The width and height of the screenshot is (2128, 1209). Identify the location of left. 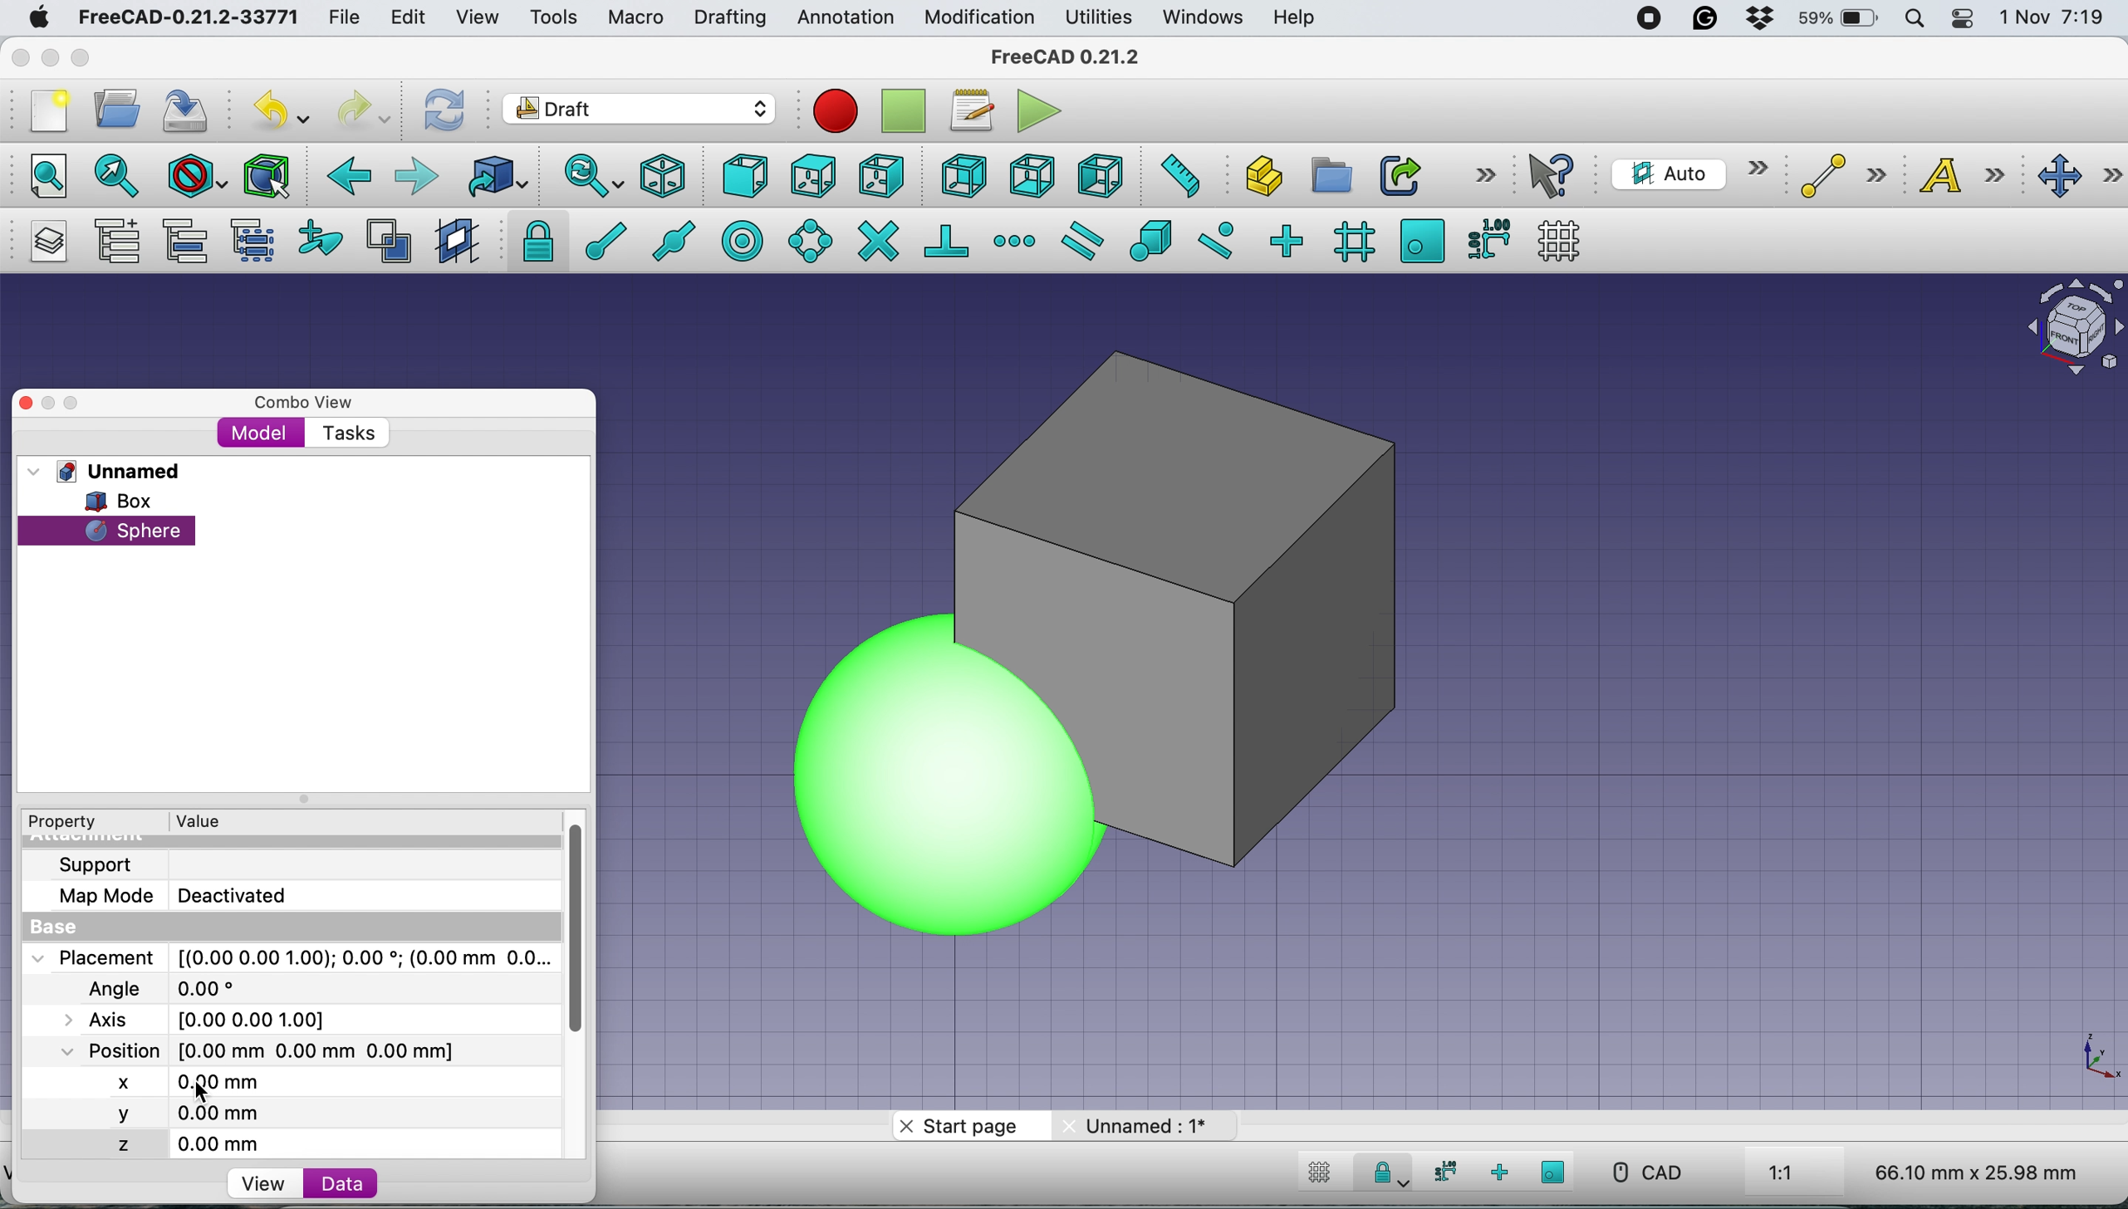
(1099, 176).